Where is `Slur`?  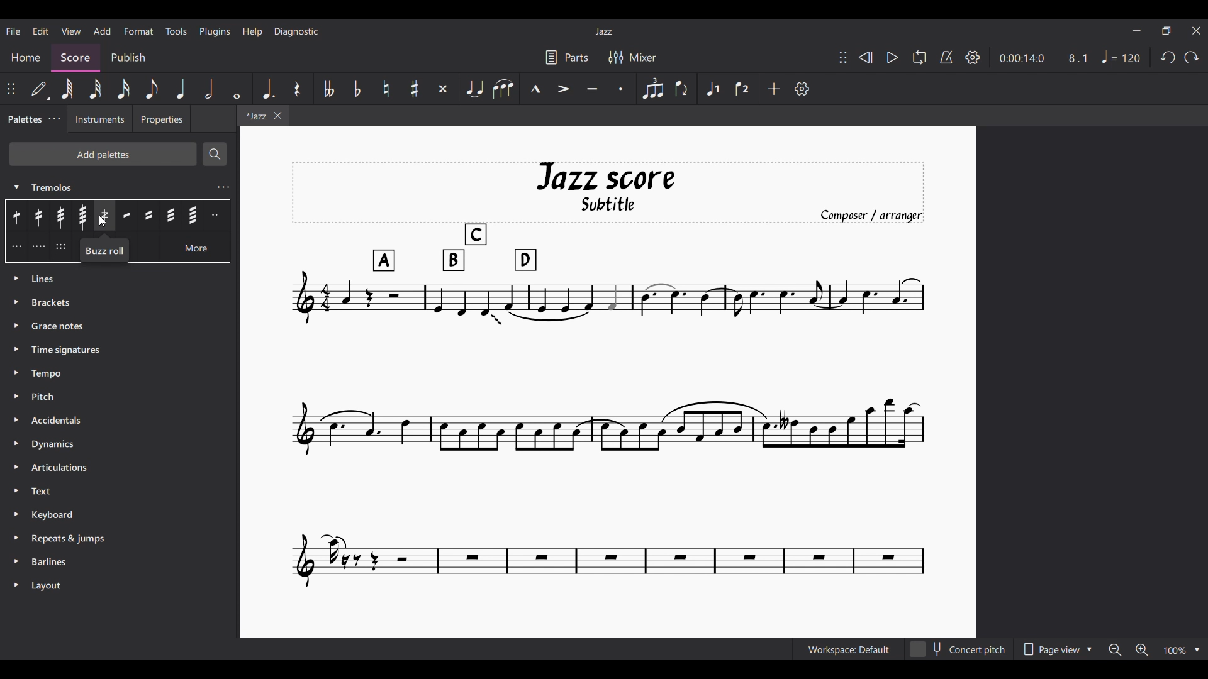
Slur is located at coordinates (503, 89).